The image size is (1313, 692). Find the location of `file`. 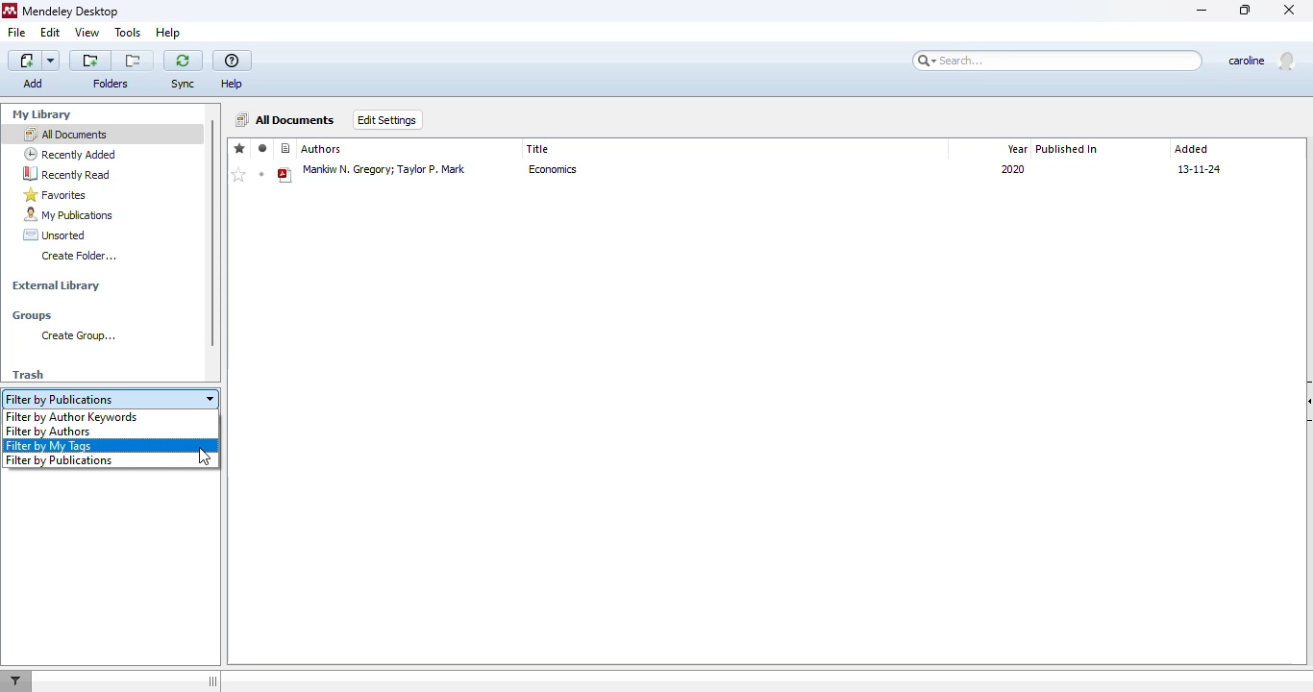

file is located at coordinates (17, 32).